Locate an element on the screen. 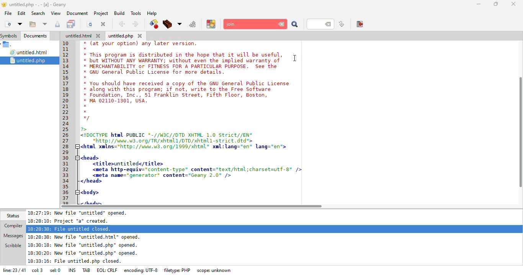  26 is located at coordinates (66, 135).